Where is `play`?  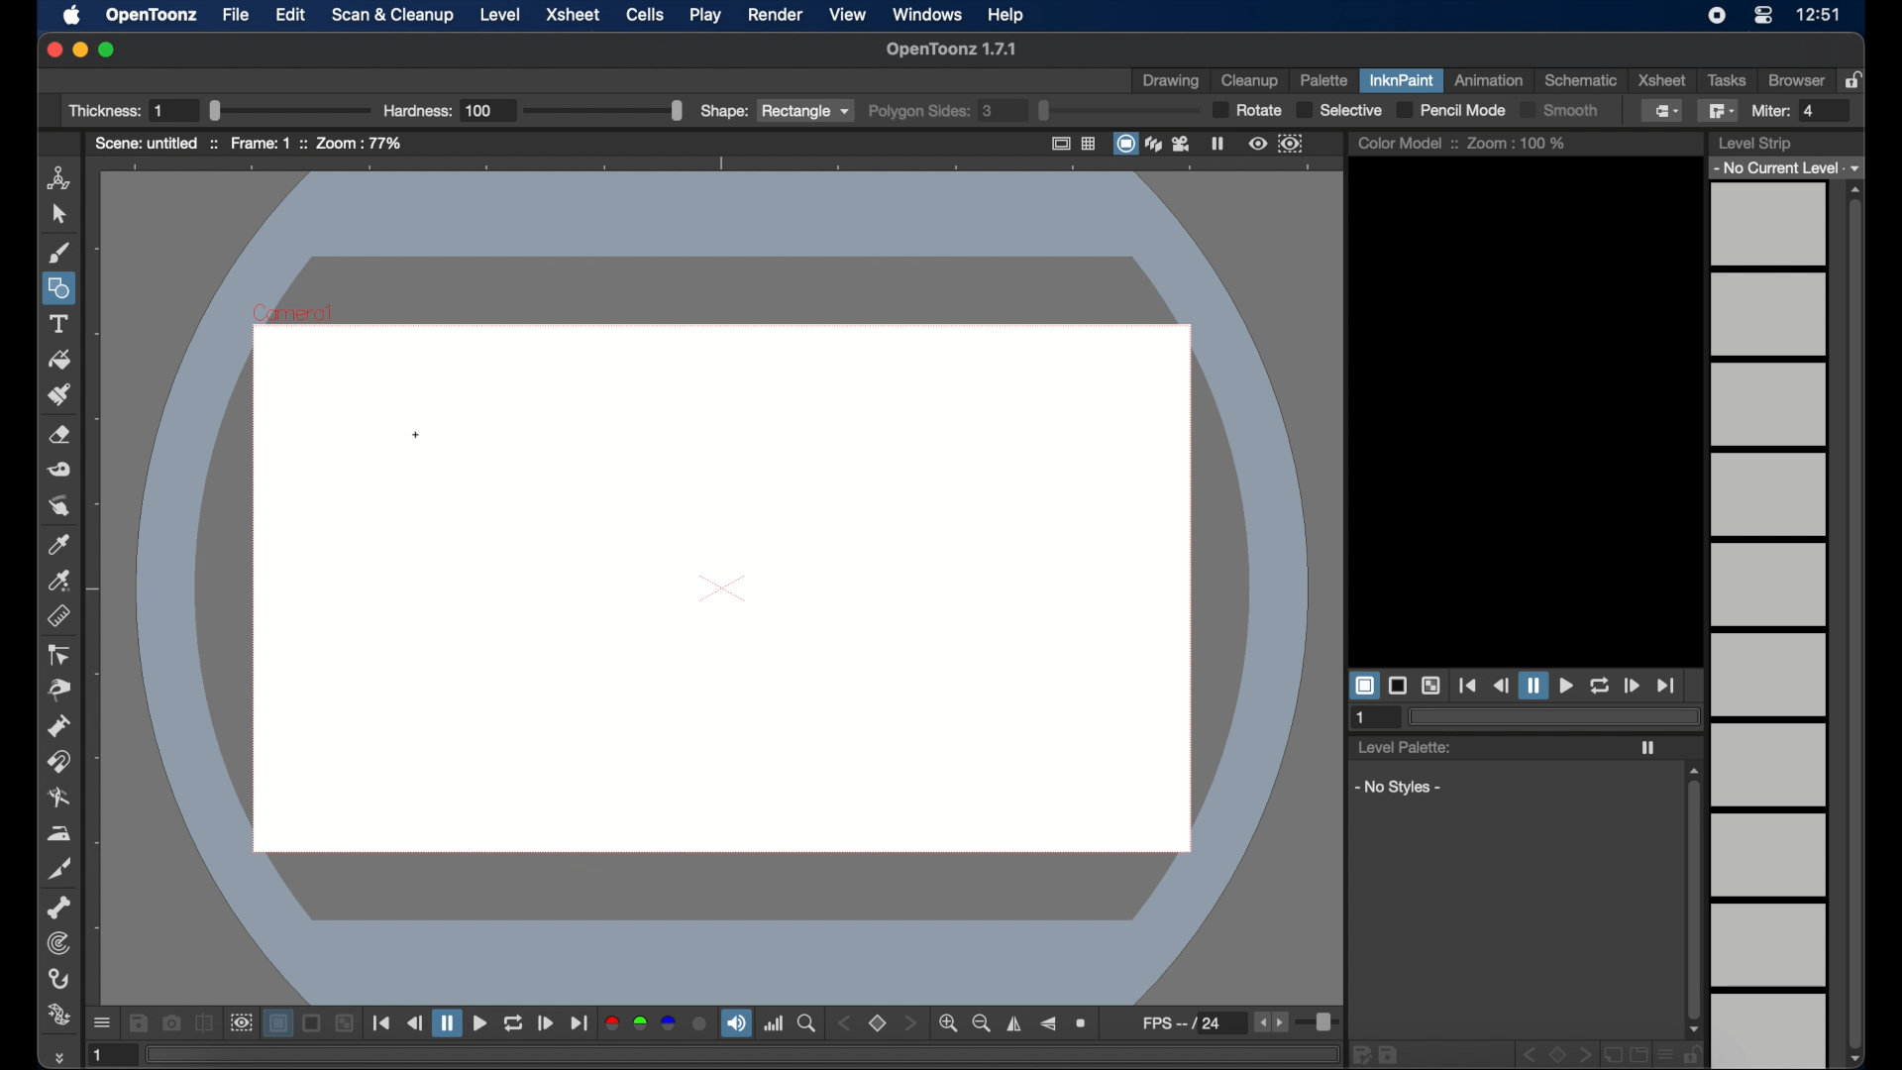
play is located at coordinates (1565, 687).